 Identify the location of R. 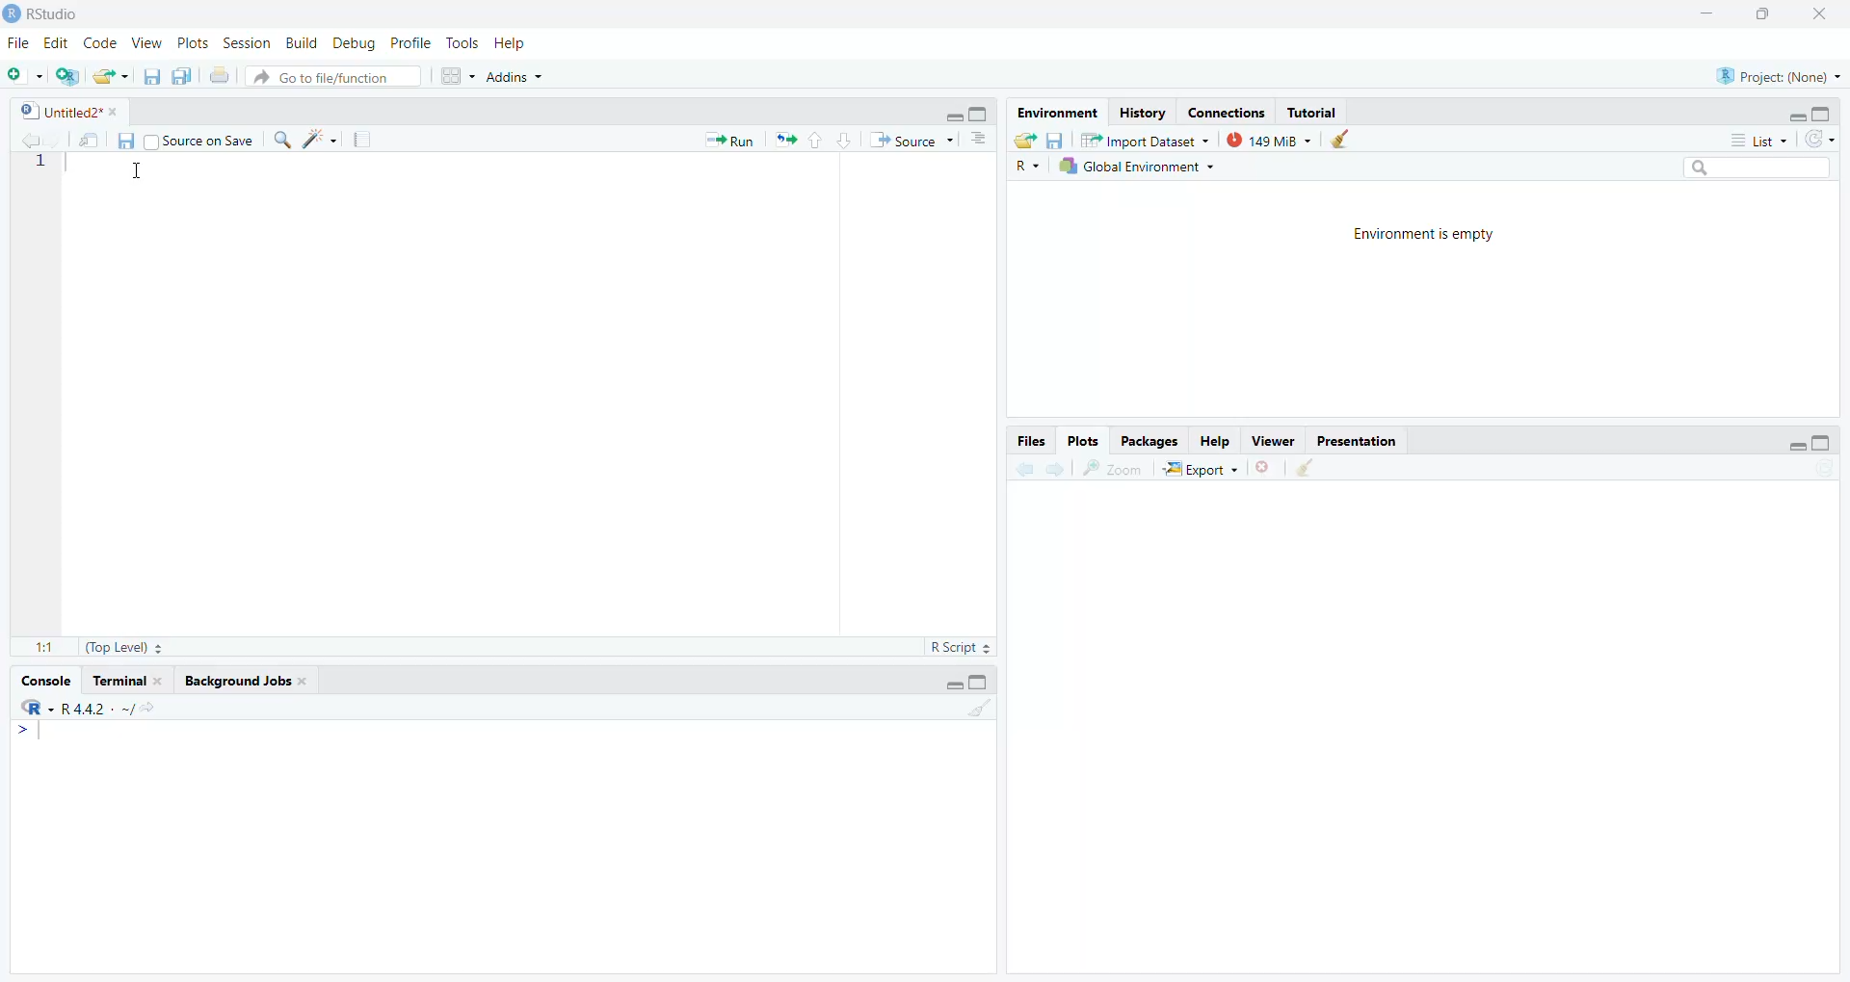
(33, 708).